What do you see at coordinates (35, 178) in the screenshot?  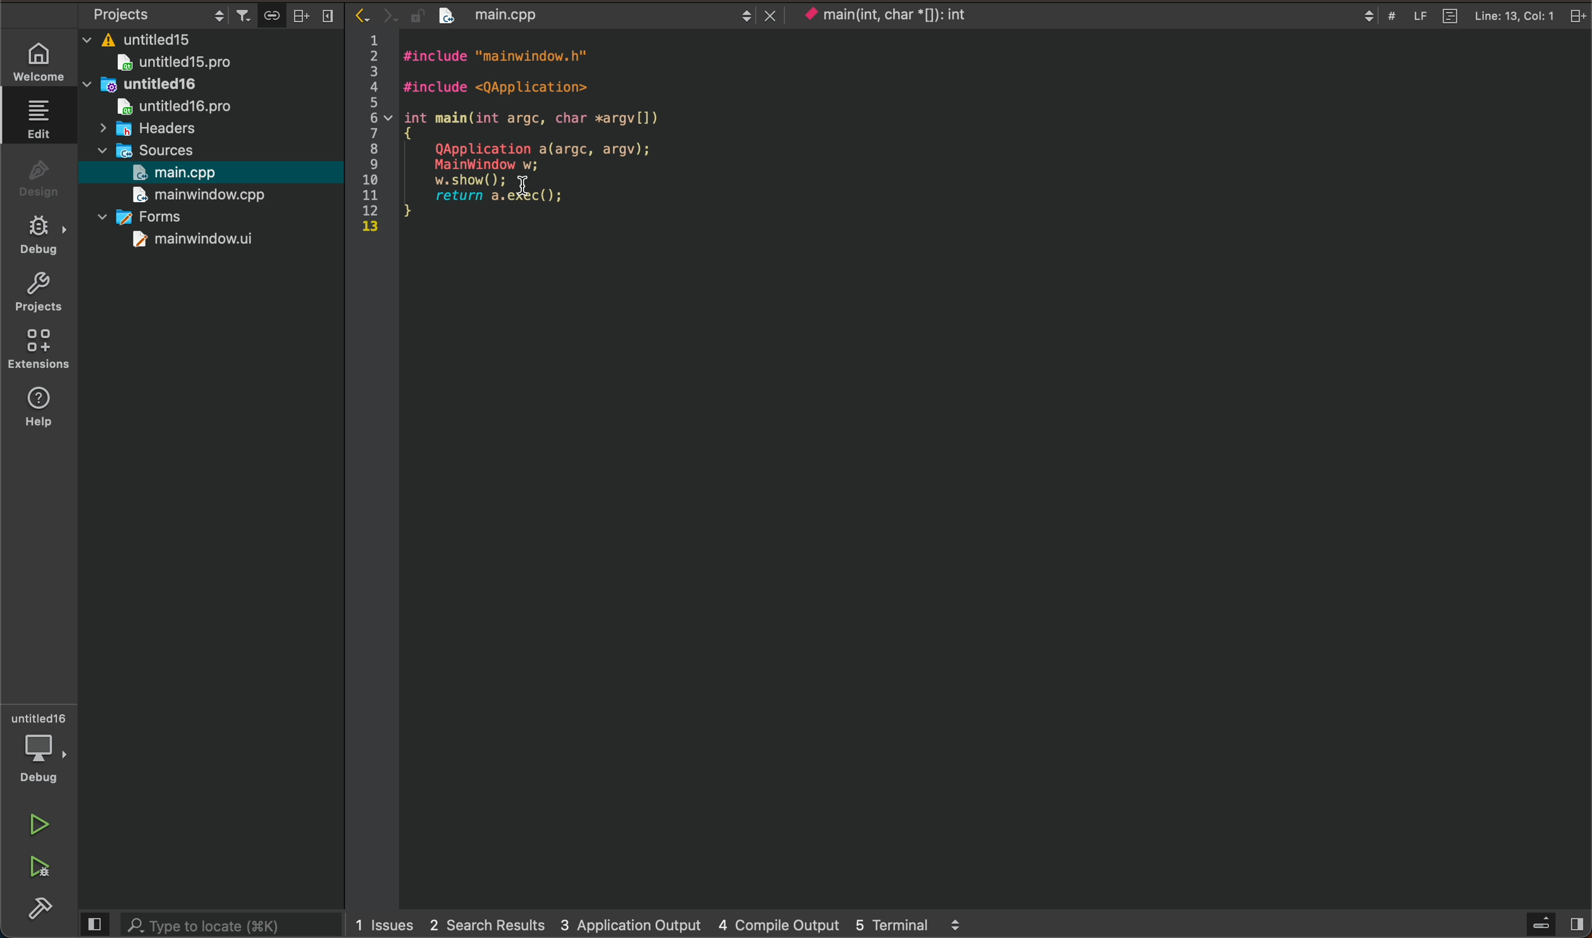 I see `design` at bounding box center [35, 178].